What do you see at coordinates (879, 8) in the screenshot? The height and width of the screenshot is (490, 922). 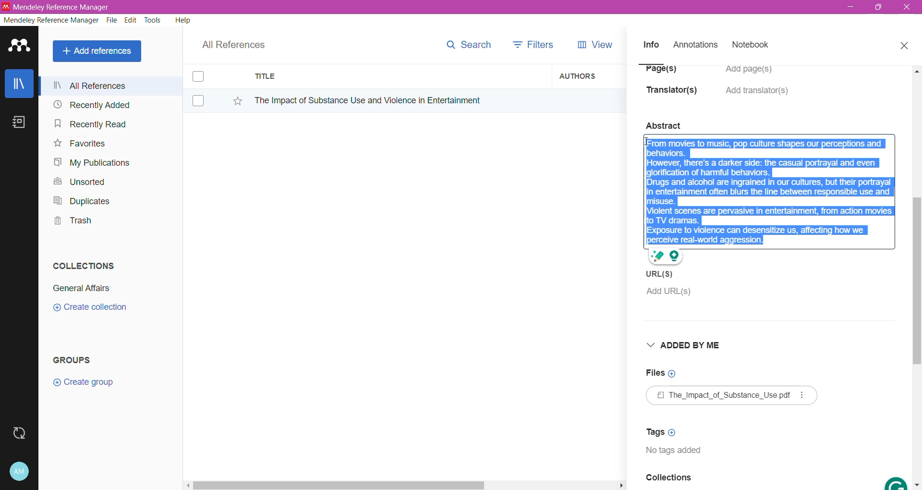 I see `Restore Down` at bounding box center [879, 8].